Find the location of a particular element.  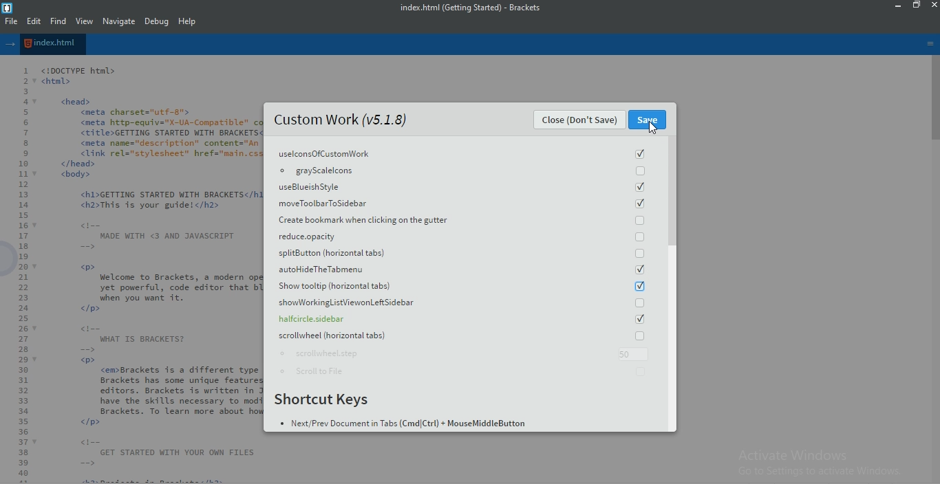

uselconsOfCustomWork is located at coordinates (462, 152).